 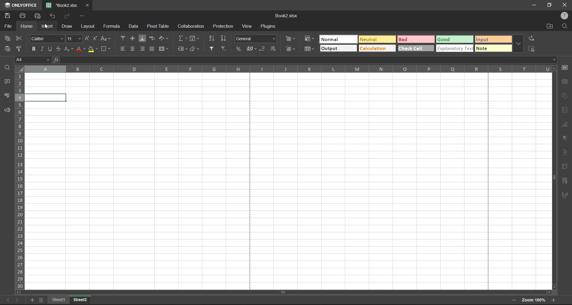 I want to click on zoom factor, so click(x=534, y=301).